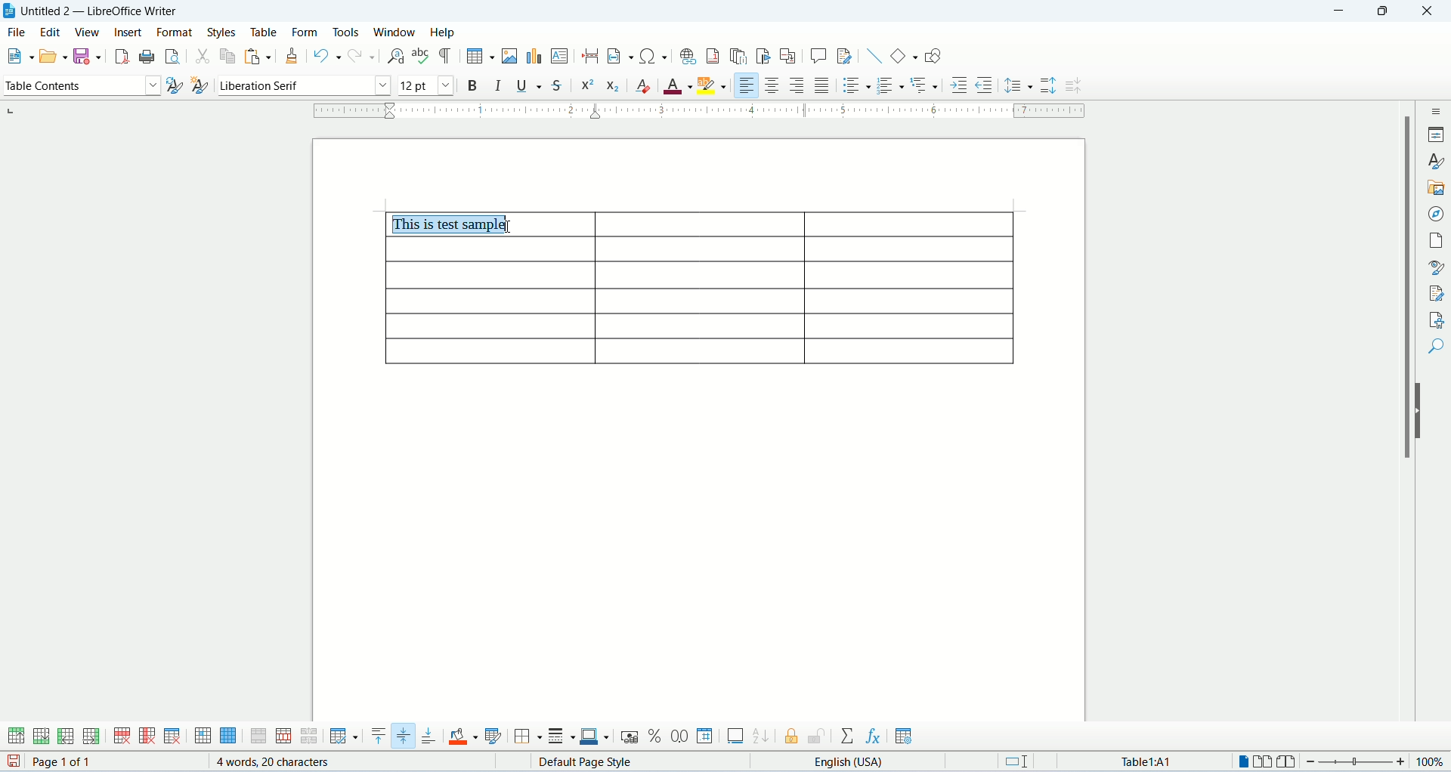 The image size is (1451, 772). What do you see at coordinates (510, 57) in the screenshot?
I see `insert image` at bounding box center [510, 57].